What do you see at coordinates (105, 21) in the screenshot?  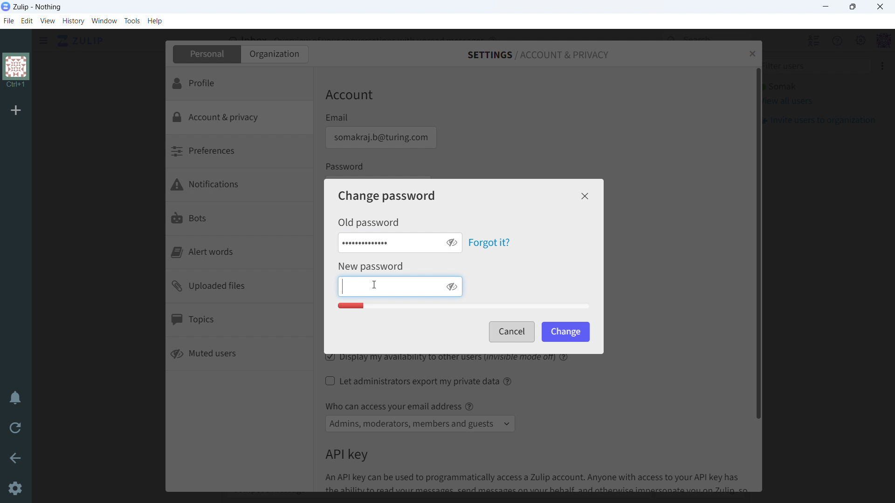 I see `window` at bounding box center [105, 21].